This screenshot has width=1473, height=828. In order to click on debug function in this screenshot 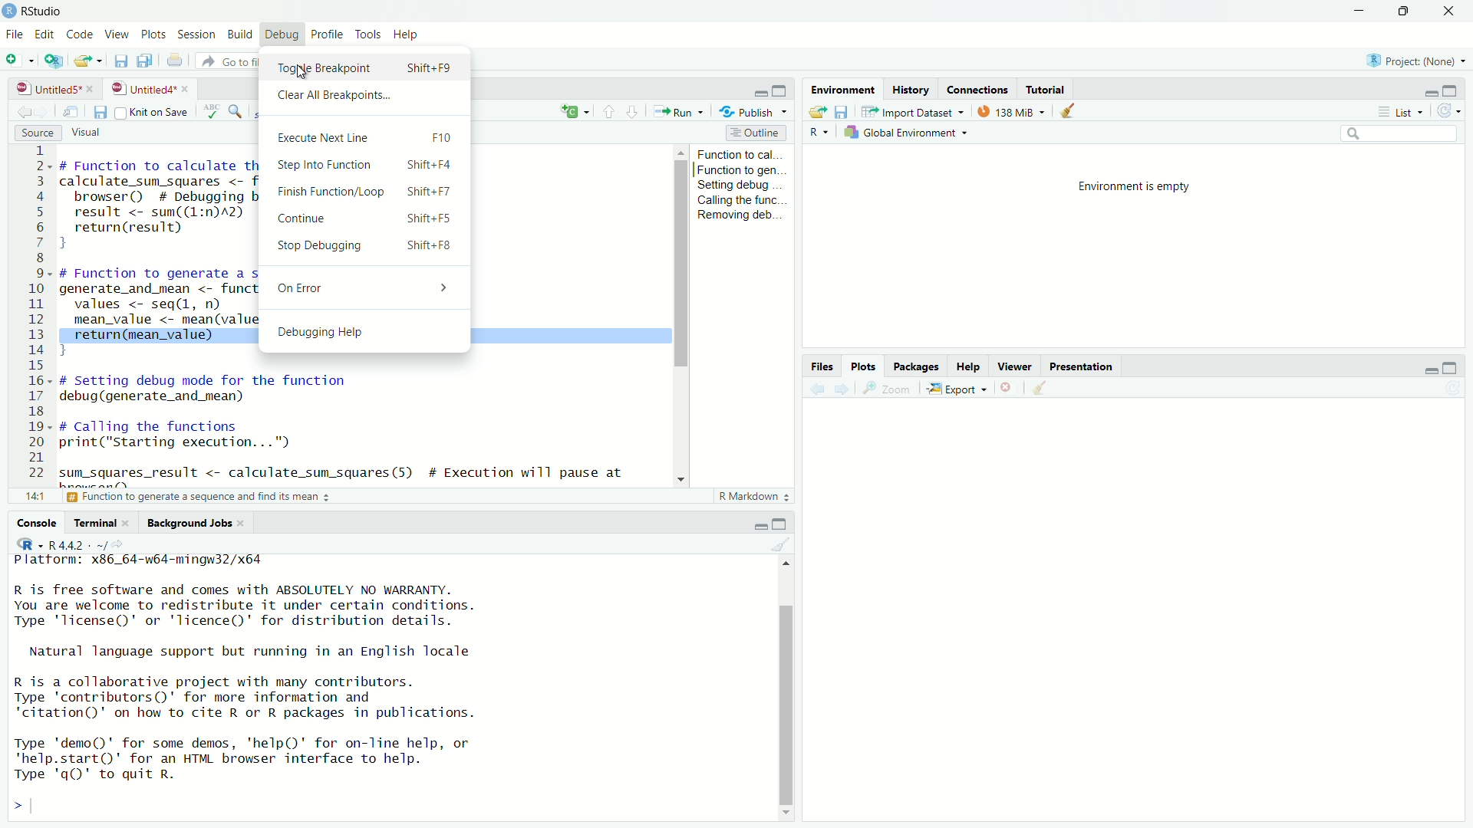, I will do `click(229, 390)`.